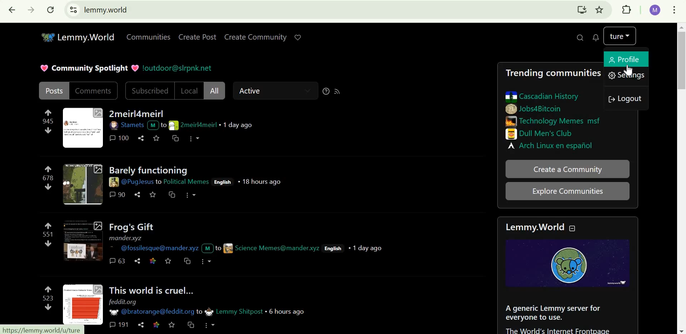 The width and height of the screenshot is (686, 334). I want to click on mander.xyz, so click(126, 238).